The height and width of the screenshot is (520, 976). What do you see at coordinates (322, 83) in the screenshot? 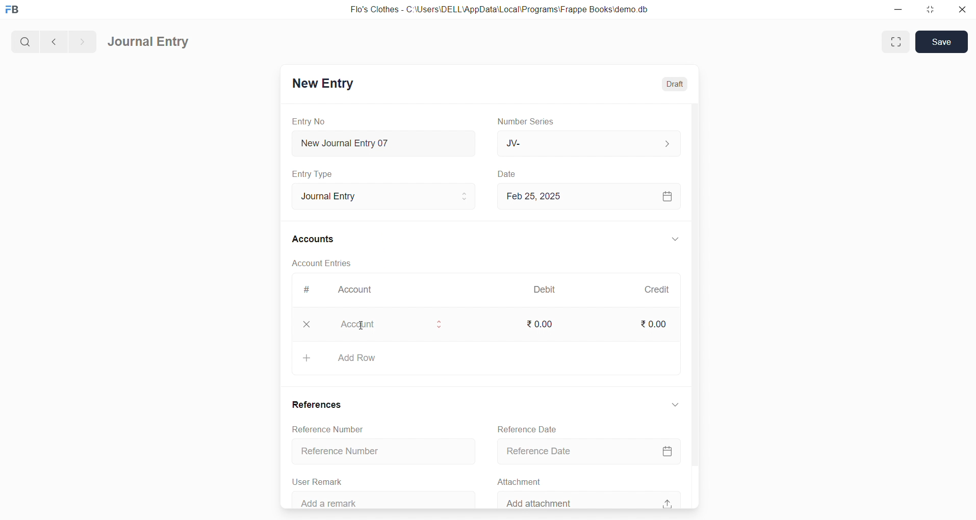
I see `New Entry` at bounding box center [322, 83].